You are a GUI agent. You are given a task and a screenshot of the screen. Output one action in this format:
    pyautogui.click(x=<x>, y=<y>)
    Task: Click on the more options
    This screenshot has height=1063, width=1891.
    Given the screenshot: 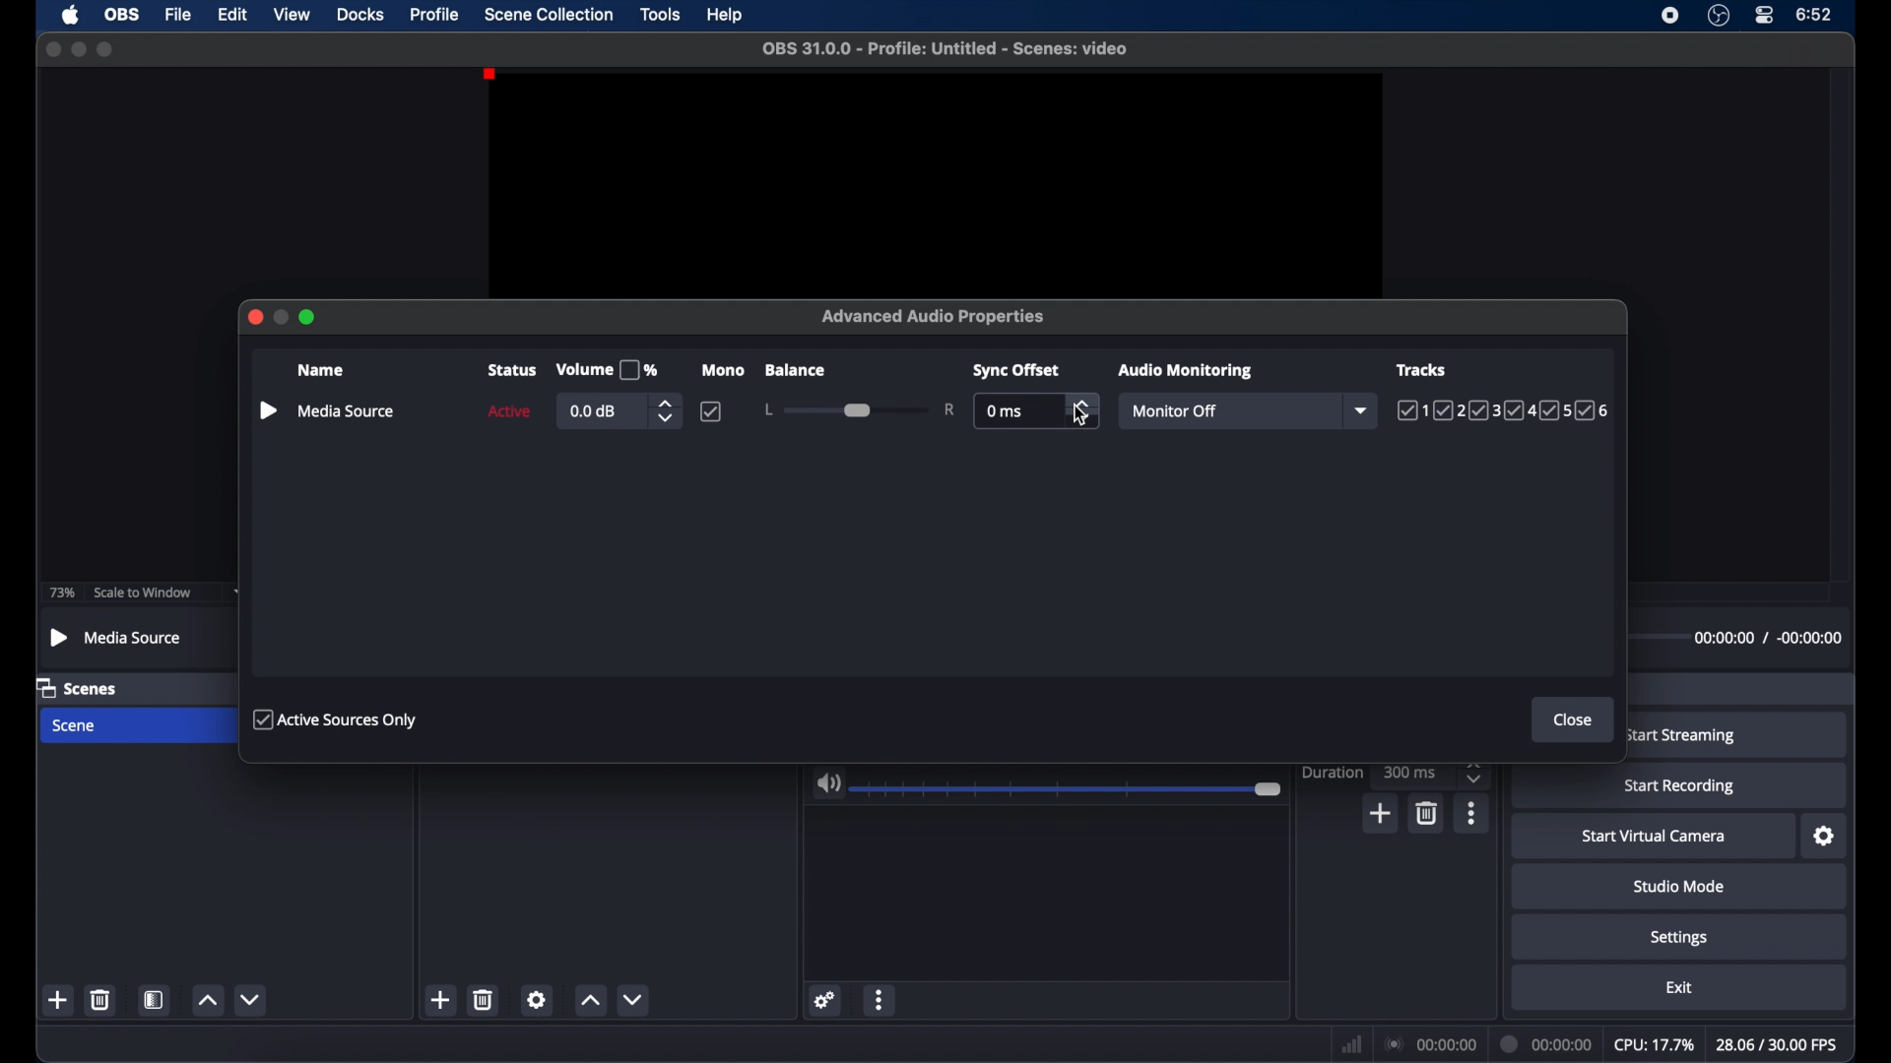 What is the action you would take?
    pyautogui.click(x=880, y=1000)
    